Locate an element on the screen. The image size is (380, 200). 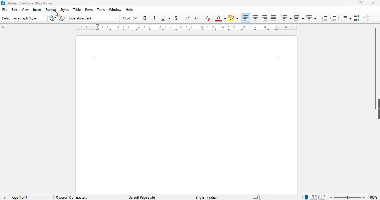
default page style is located at coordinates (142, 197).